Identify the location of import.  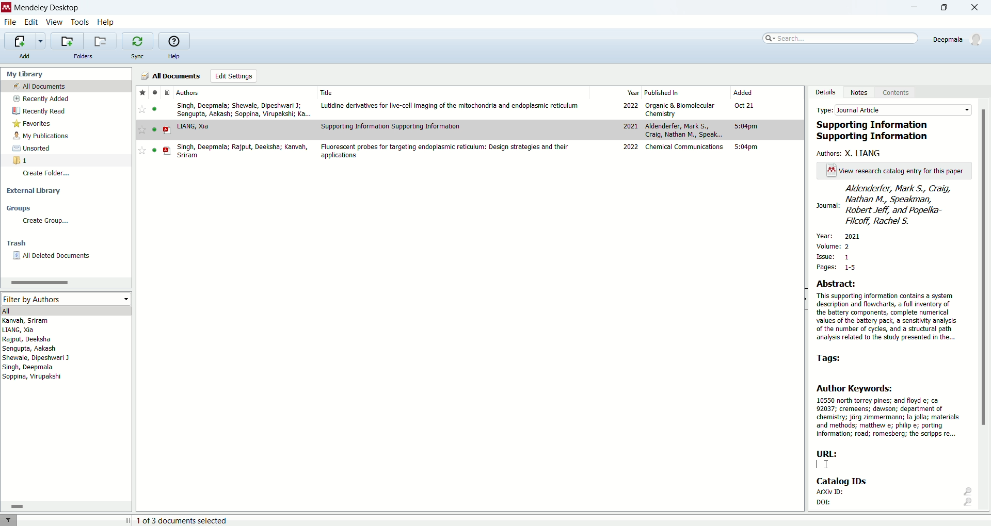
(25, 40).